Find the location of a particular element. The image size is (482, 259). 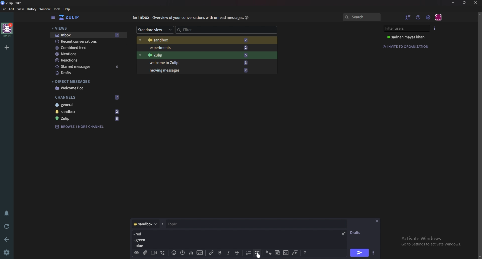

bold is located at coordinates (221, 253).